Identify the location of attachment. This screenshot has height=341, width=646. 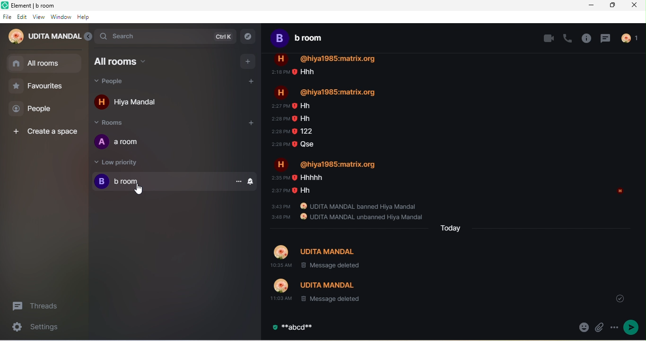
(598, 328).